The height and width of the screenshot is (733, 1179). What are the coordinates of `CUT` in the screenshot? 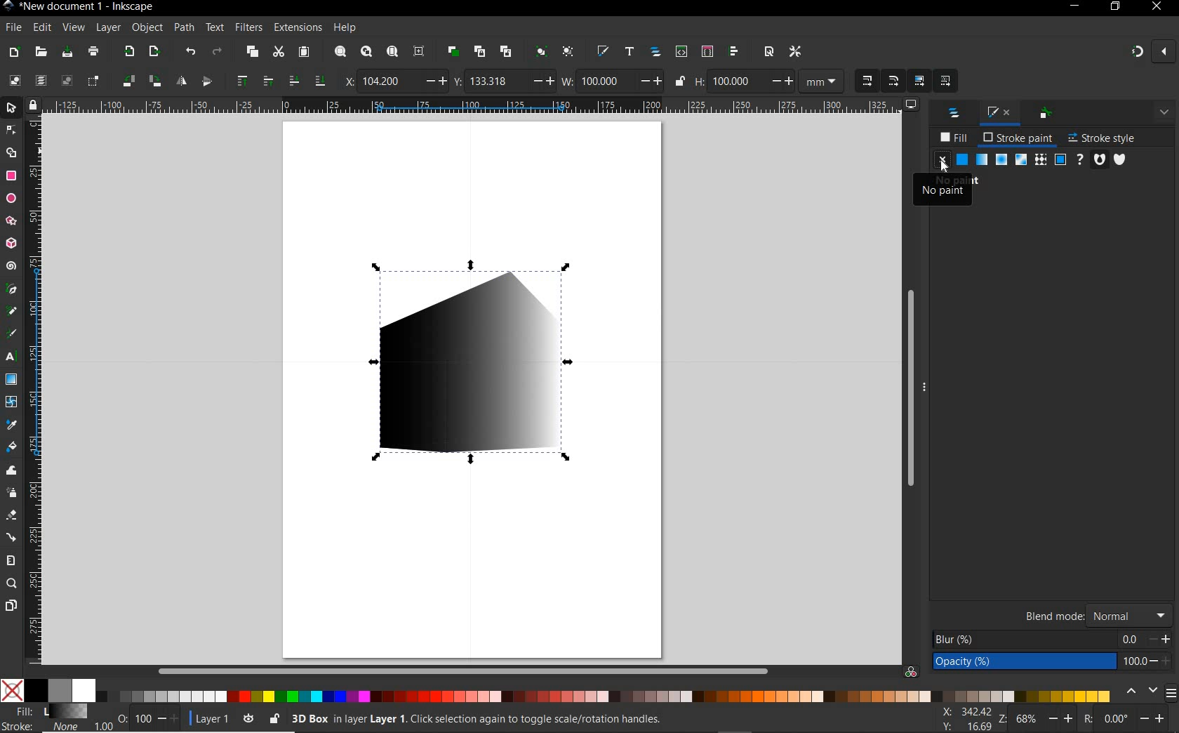 It's located at (279, 53).